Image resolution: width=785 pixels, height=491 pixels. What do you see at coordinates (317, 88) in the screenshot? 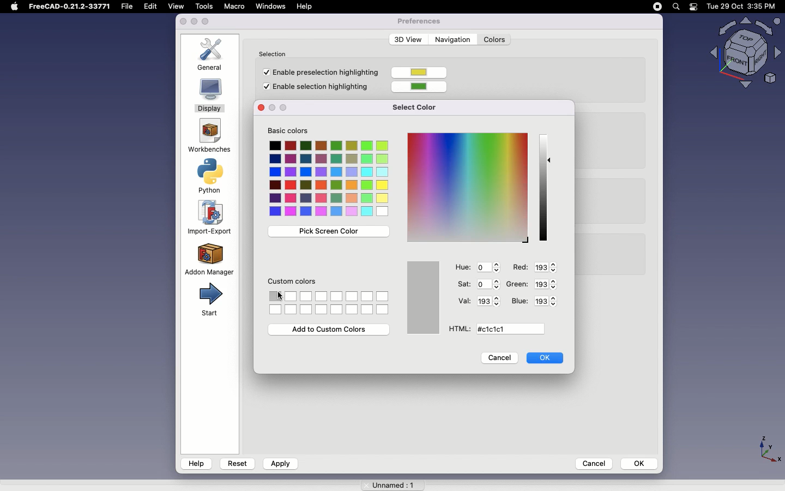
I see `Enable selection highlighting` at bounding box center [317, 88].